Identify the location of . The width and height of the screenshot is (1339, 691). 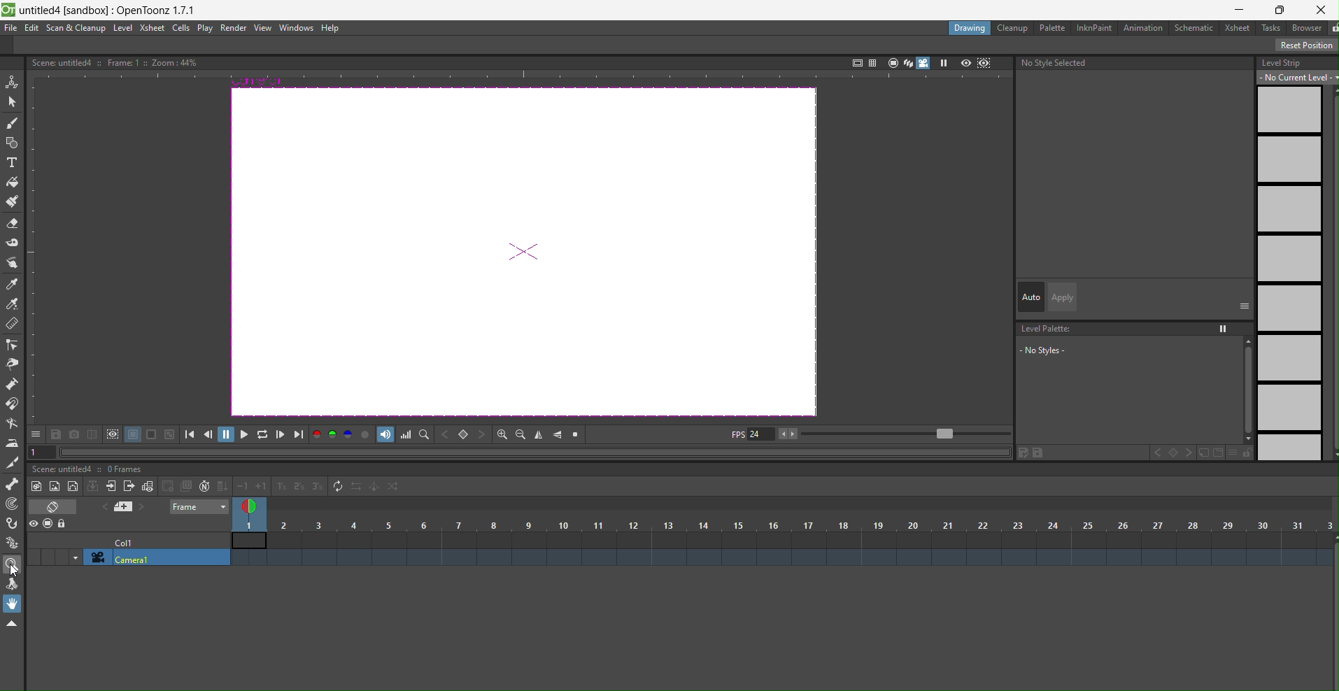
(425, 434).